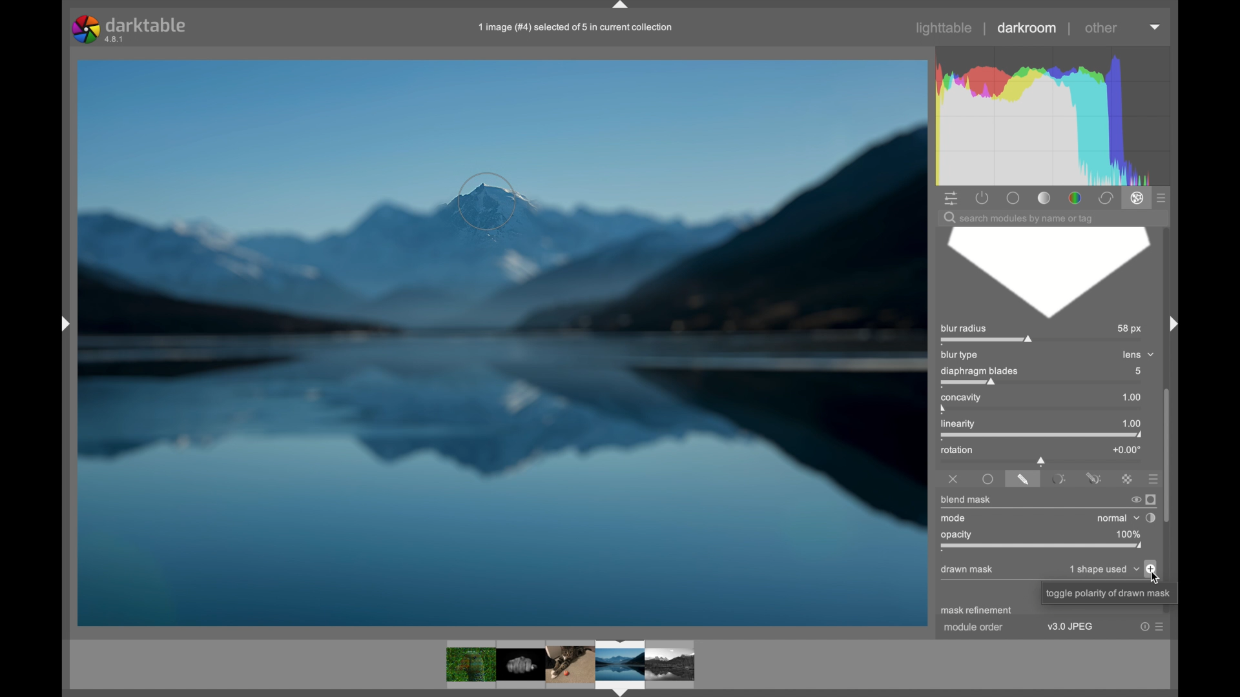 The image size is (1240, 697). Describe the element at coordinates (1153, 576) in the screenshot. I see `cursor` at that location.